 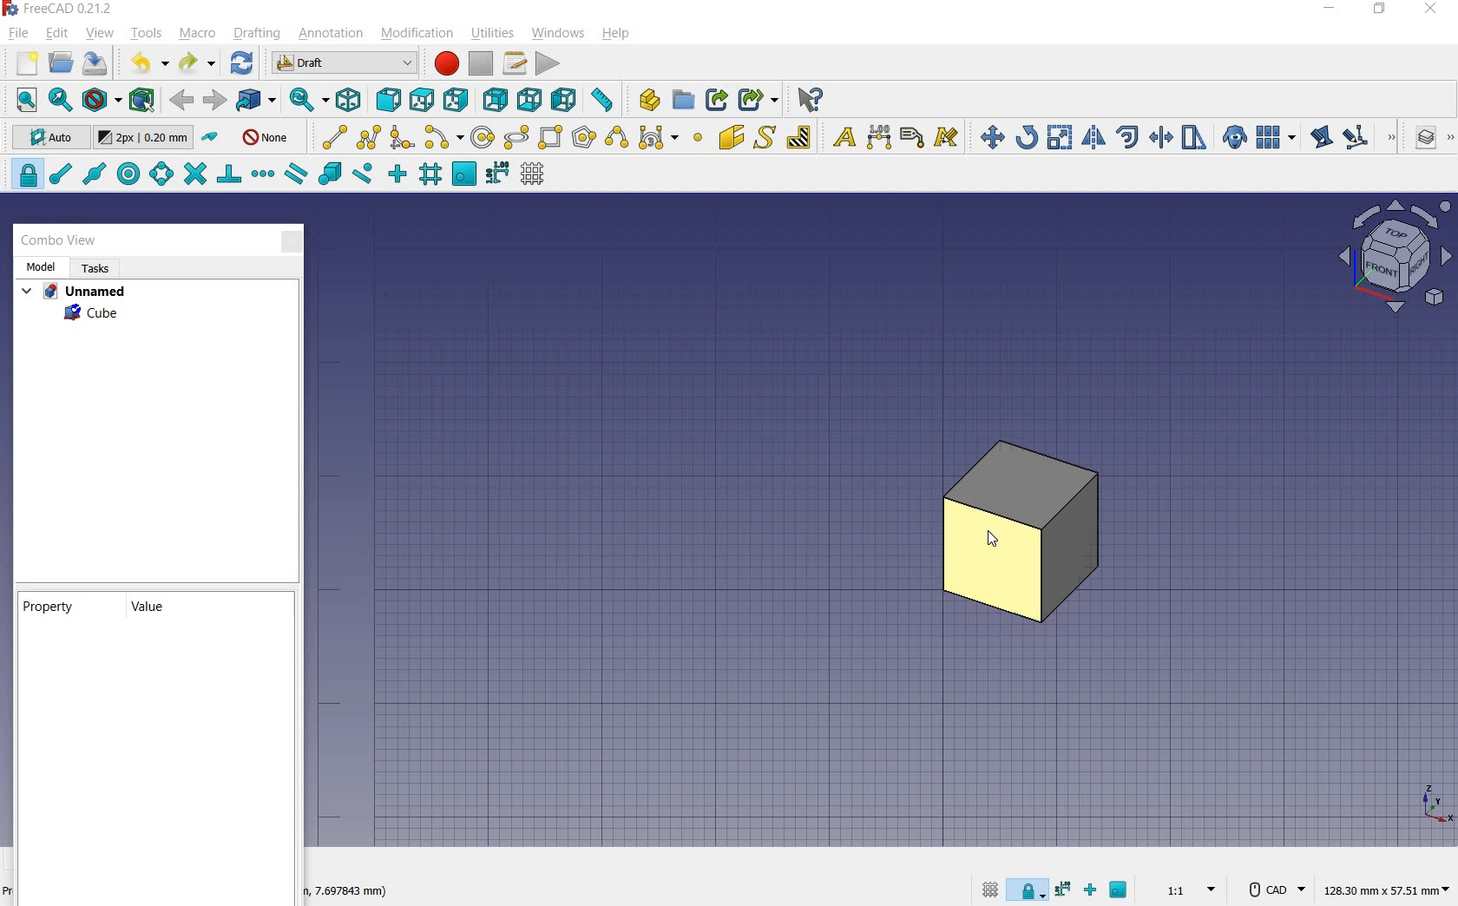 I want to click on text, so click(x=841, y=136).